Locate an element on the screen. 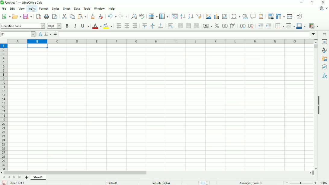 This screenshot has height=185, width=329. Gallery is located at coordinates (324, 59).